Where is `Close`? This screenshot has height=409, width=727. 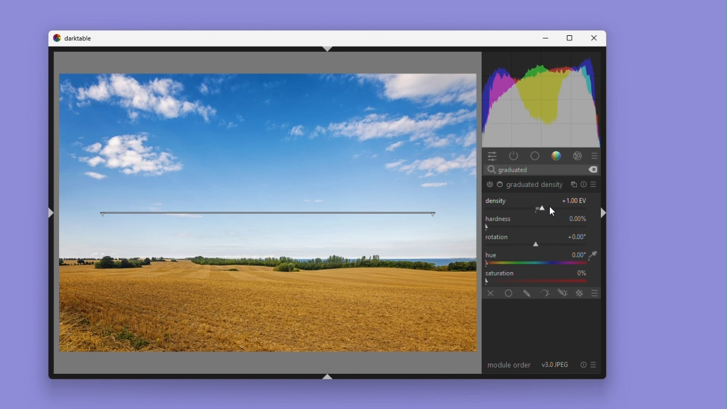
Close is located at coordinates (592, 38).